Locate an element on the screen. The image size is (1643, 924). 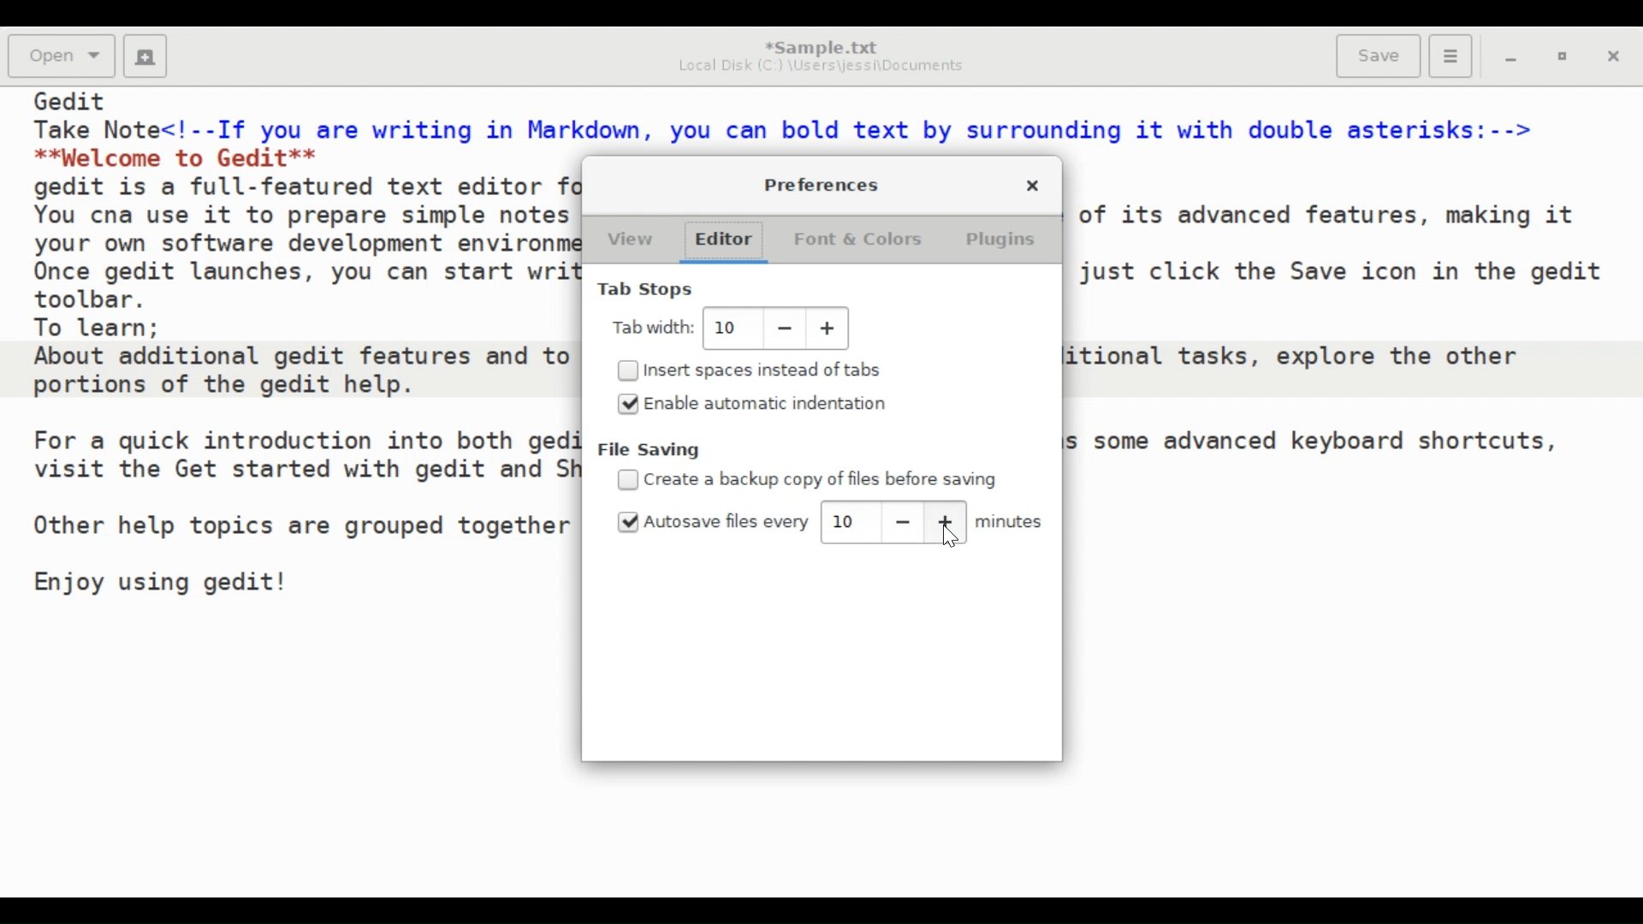
minimize is located at coordinates (1511, 59).